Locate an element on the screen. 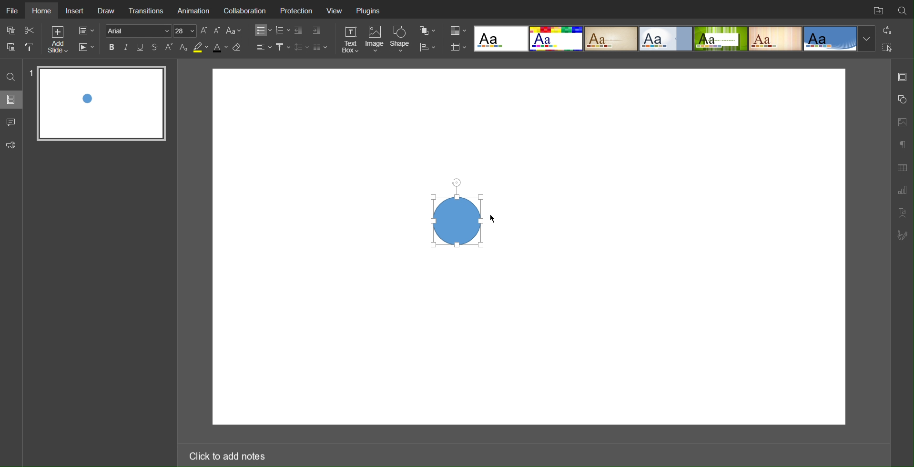  Paragraph Settings is located at coordinates (902, 191).